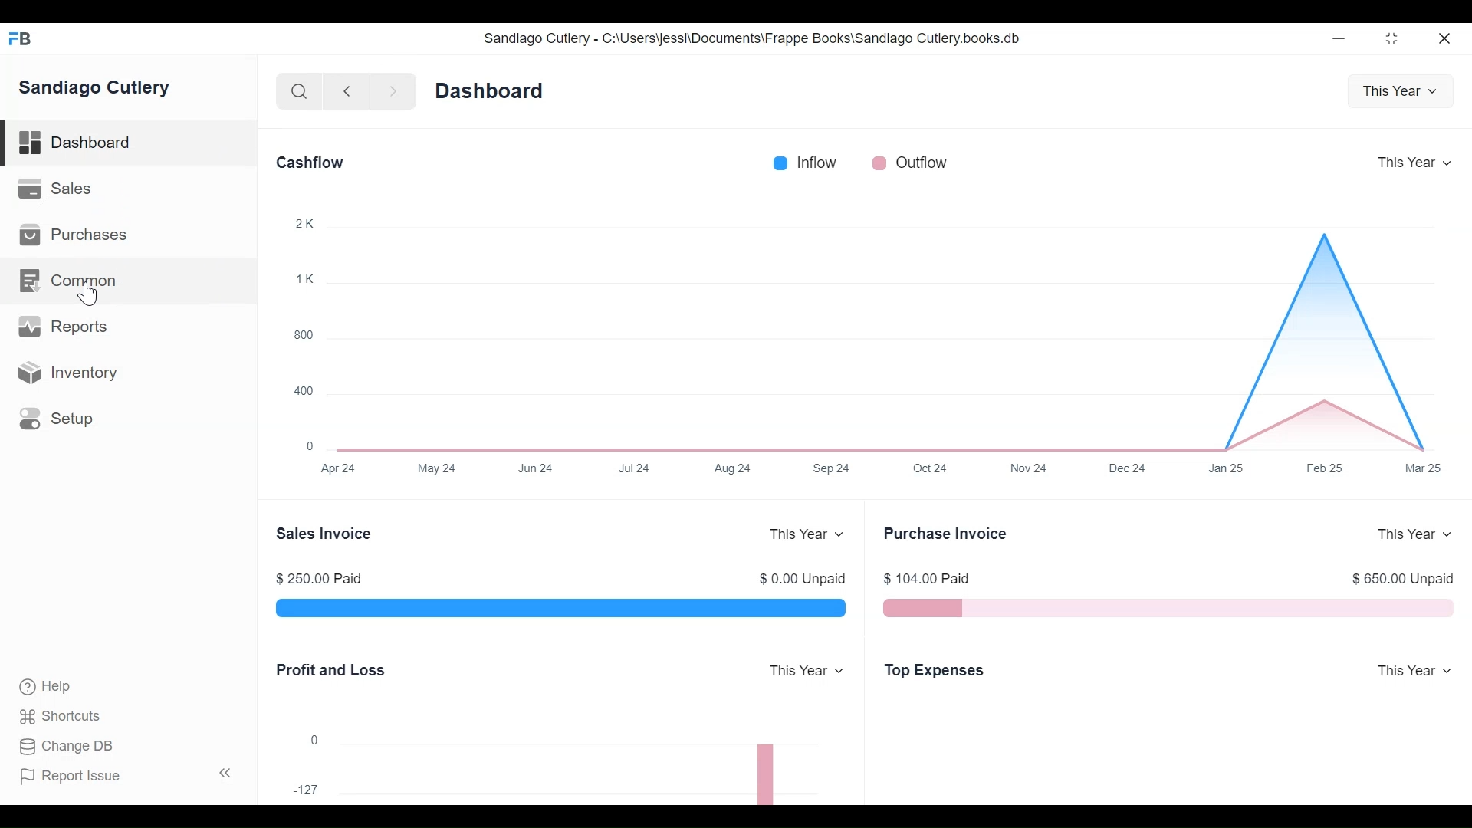 Image resolution: width=1472 pixels, height=828 pixels. What do you see at coordinates (800, 671) in the screenshot?
I see `This year` at bounding box center [800, 671].